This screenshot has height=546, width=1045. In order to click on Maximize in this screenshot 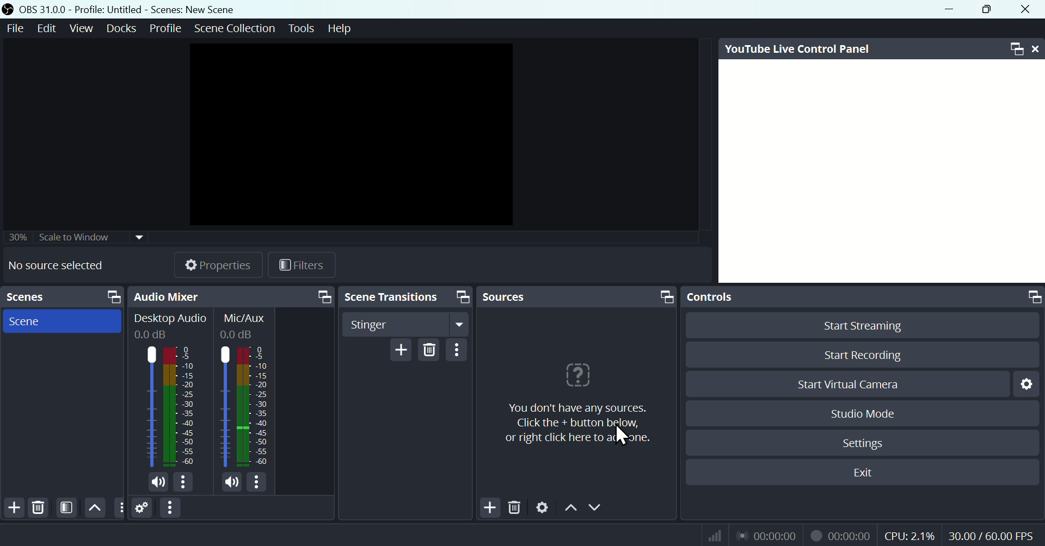, I will do `click(1013, 49)`.